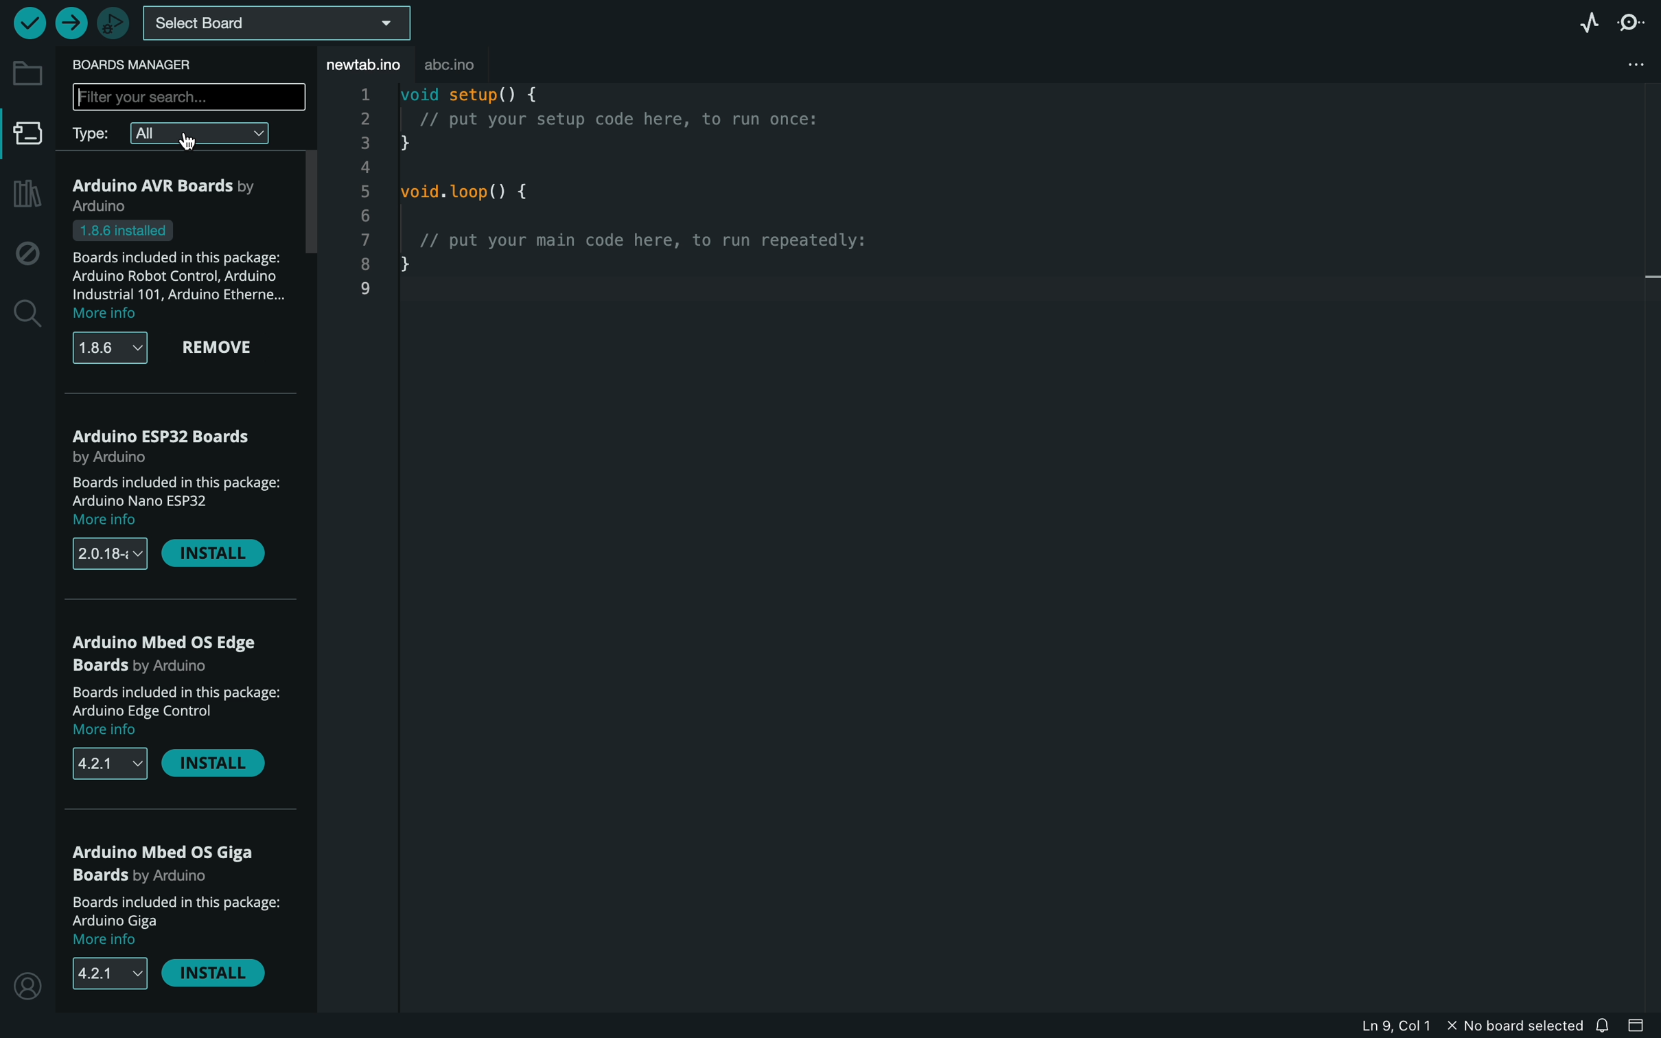  What do you see at coordinates (216, 766) in the screenshot?
I see `install` at bounding box center [216, 766].